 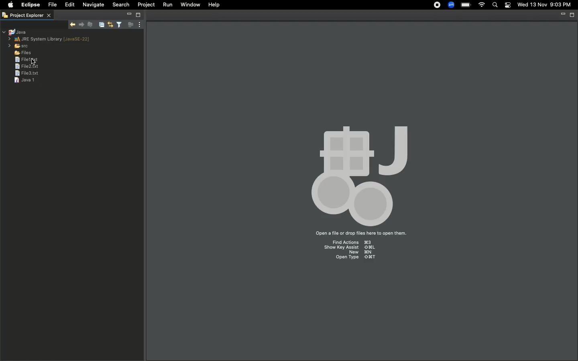 I want to click on Zoom, so click(x=451, y=5).